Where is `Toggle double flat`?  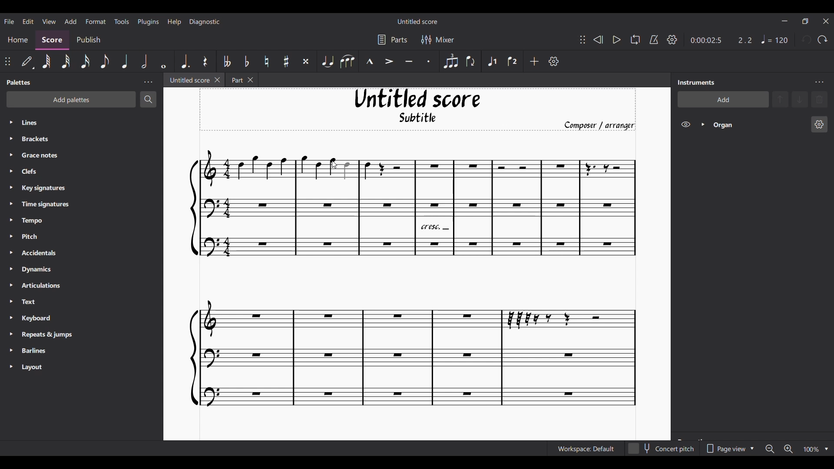 Toggle double flat is located at coordinates (226, 61).